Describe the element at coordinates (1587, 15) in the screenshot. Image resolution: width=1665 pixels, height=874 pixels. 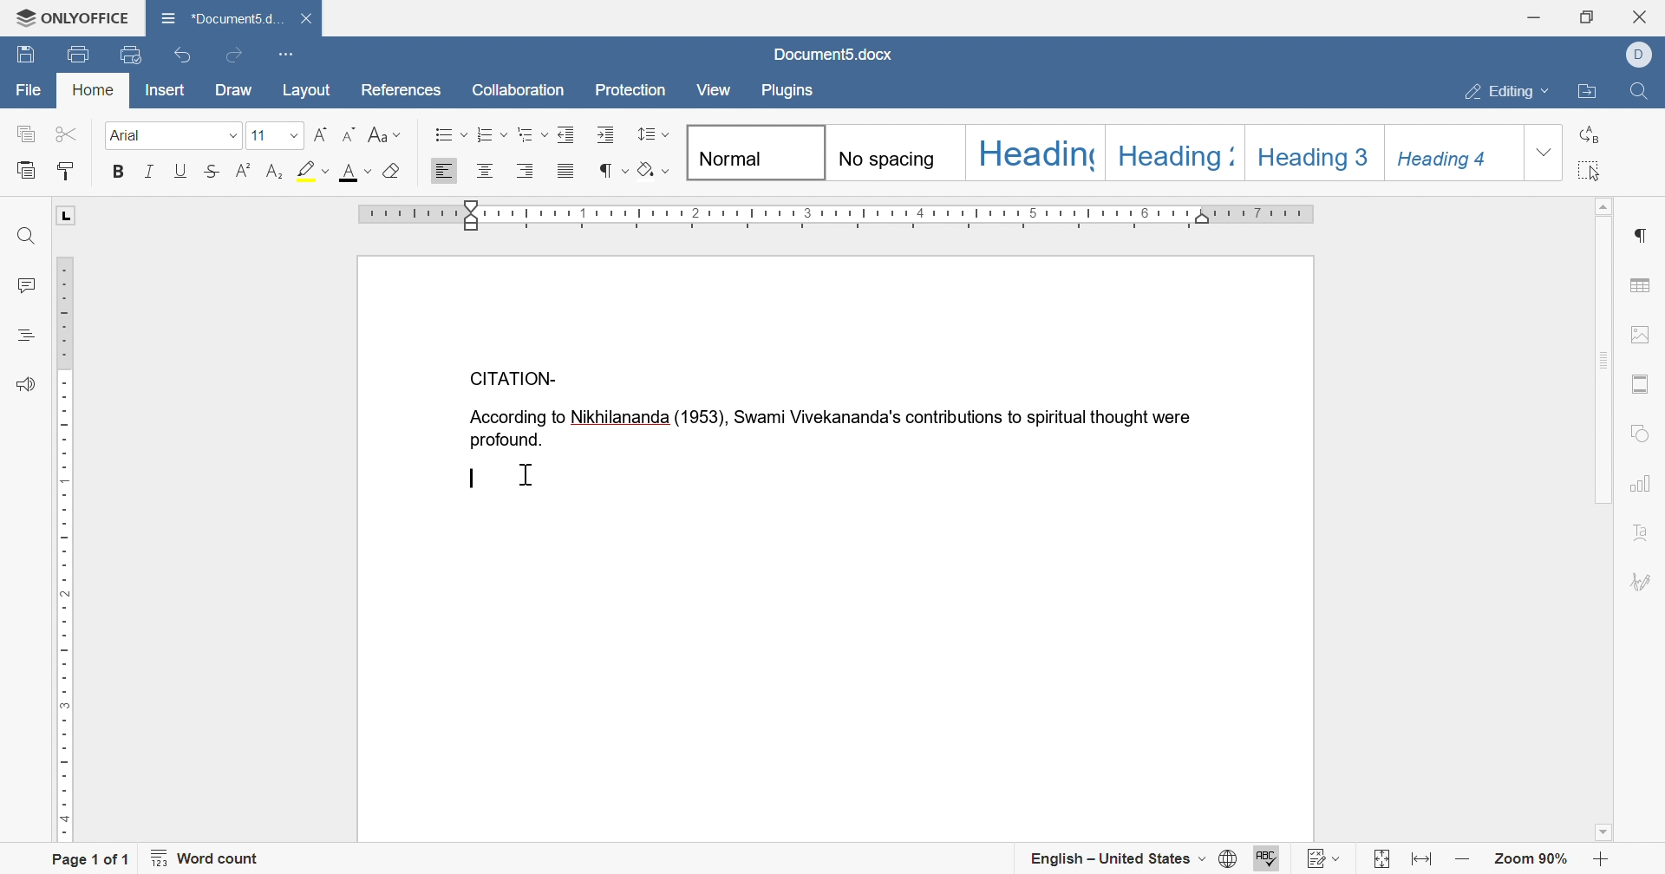
I see `restore down` at that location.